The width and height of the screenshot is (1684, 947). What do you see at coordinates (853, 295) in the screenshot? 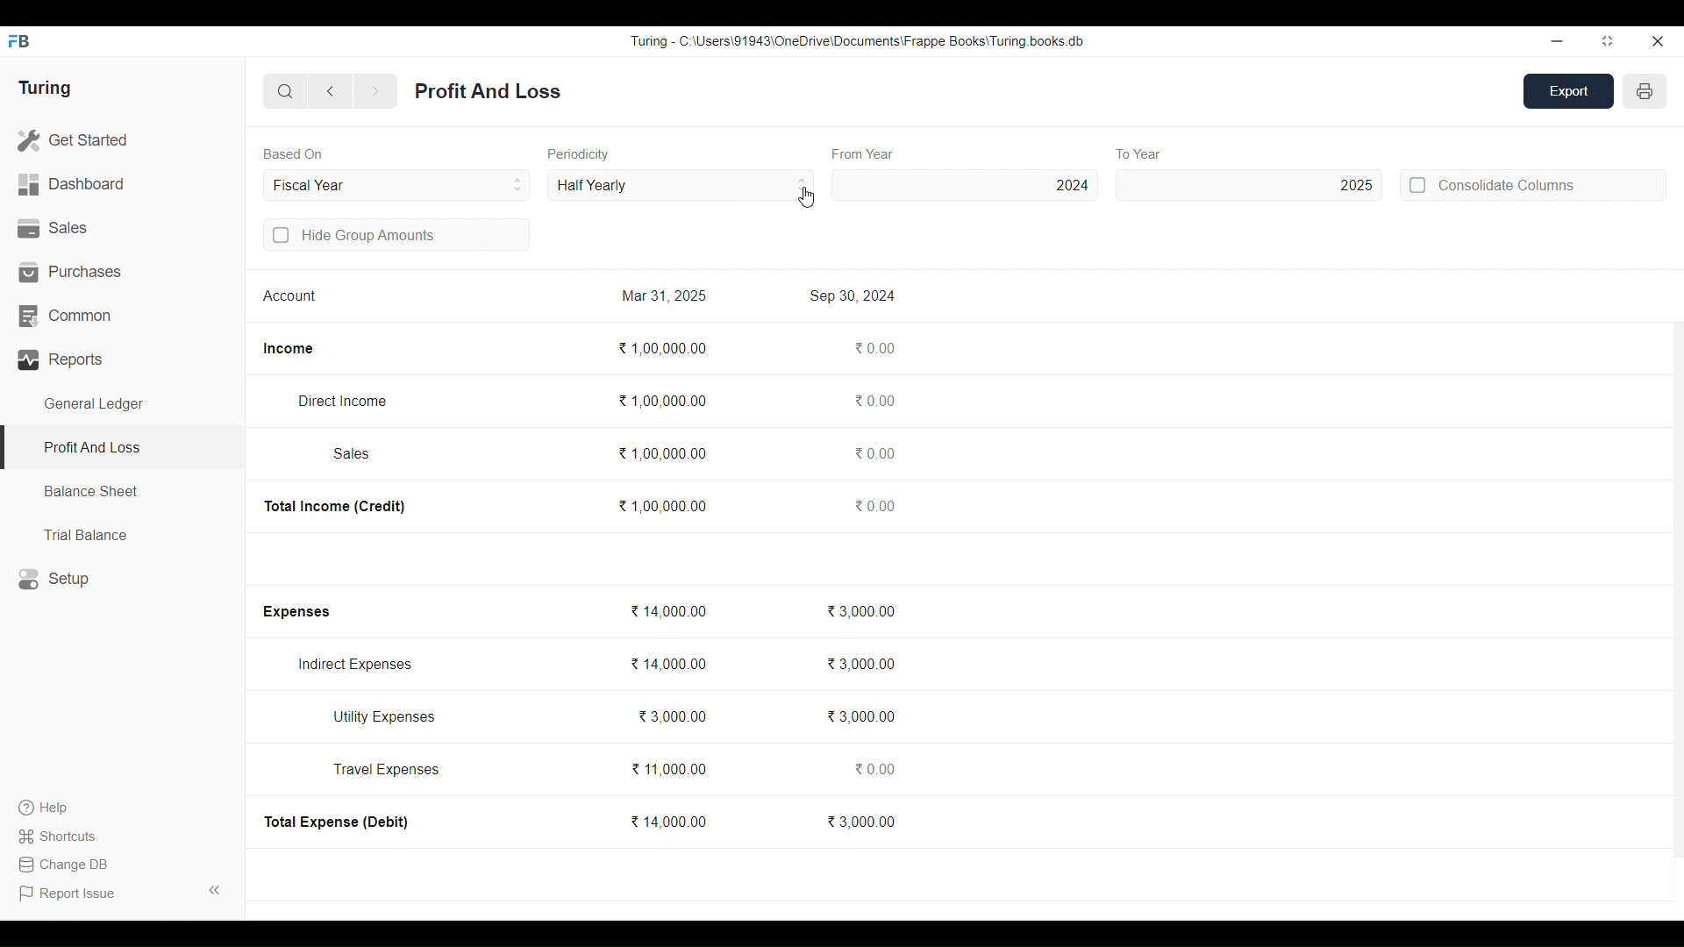
I see `Sep 30, 2024` at bounding box center [853, 295].